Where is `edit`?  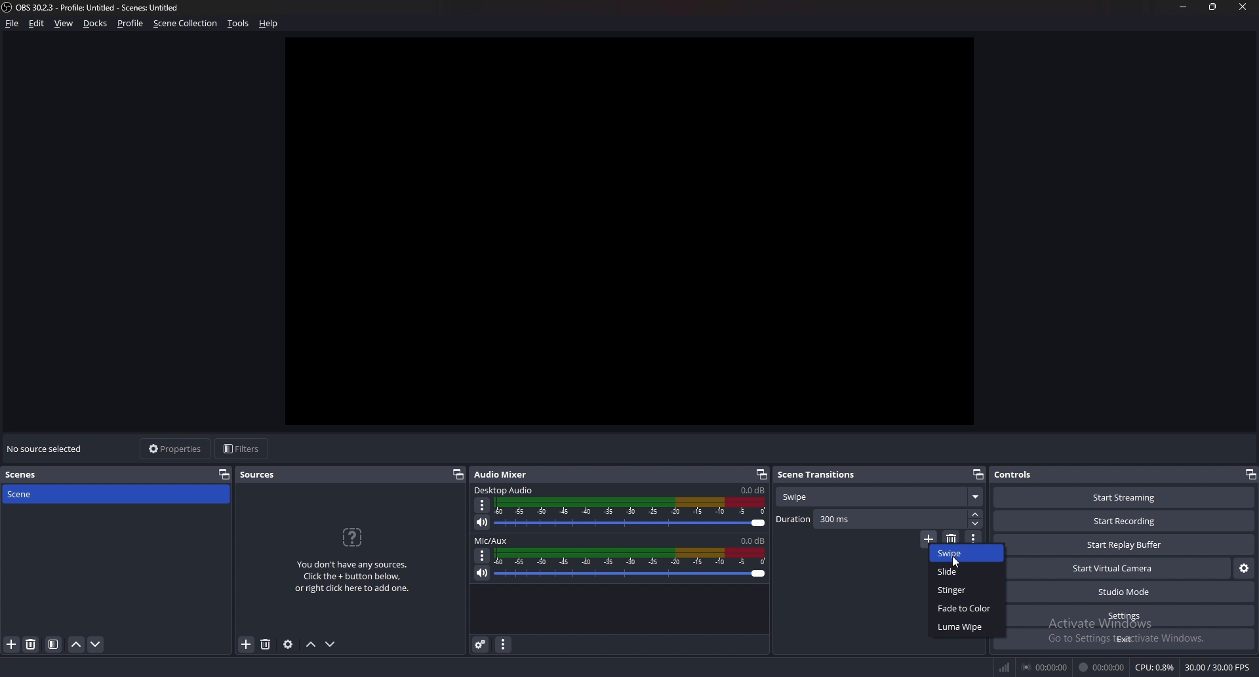
edit is located at coordinates (37, 24).